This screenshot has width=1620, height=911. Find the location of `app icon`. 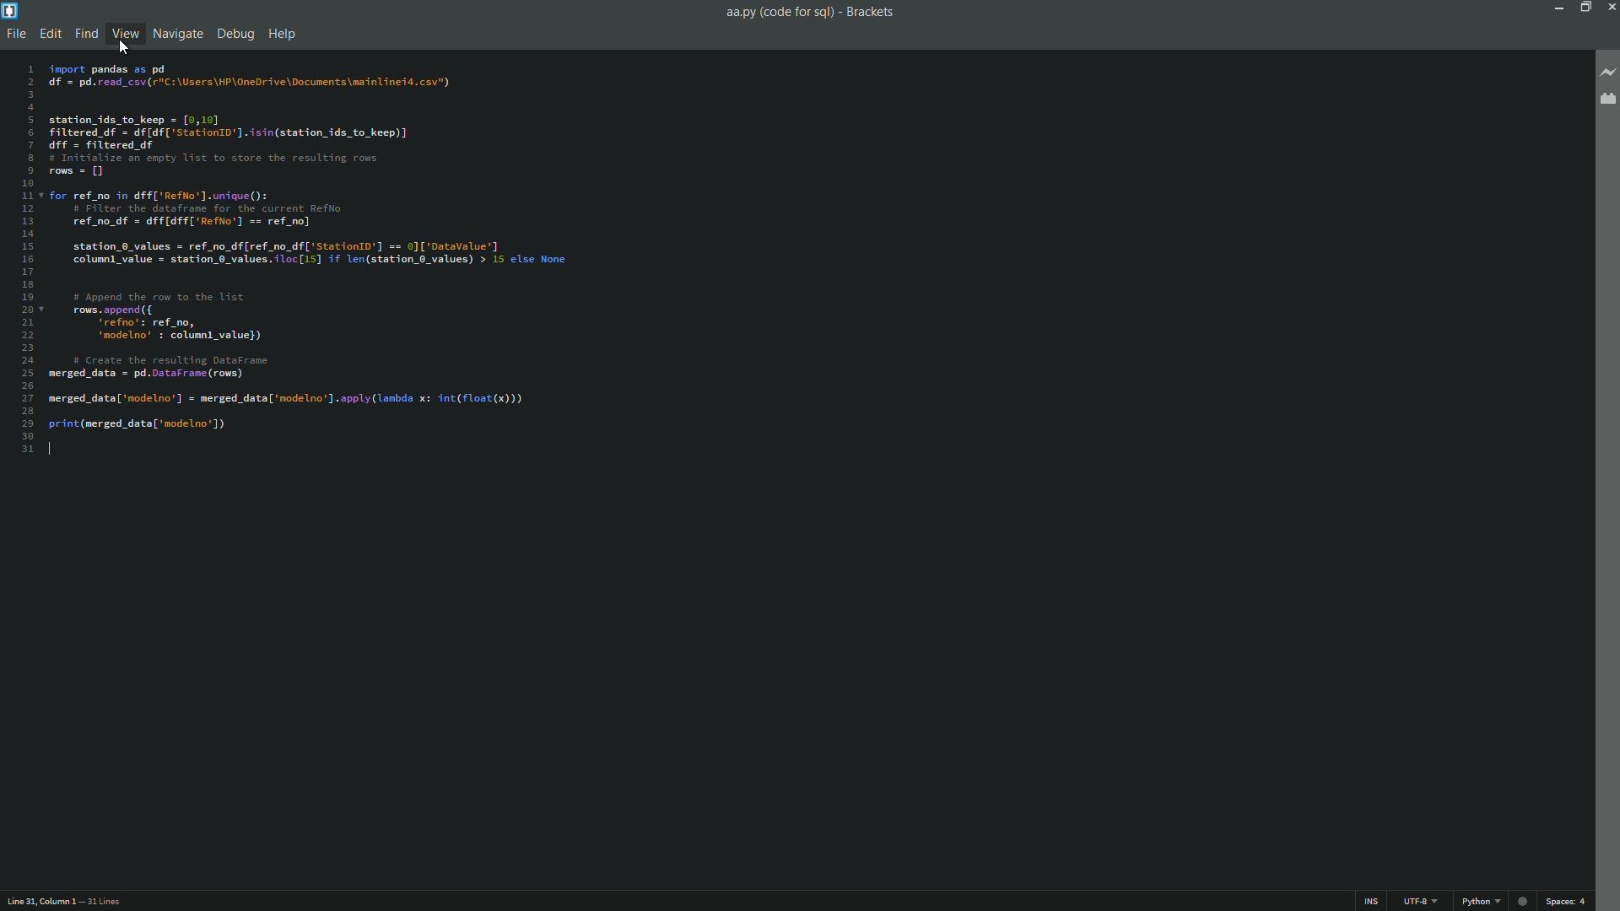

app icon is located at coordinates (9, 12).